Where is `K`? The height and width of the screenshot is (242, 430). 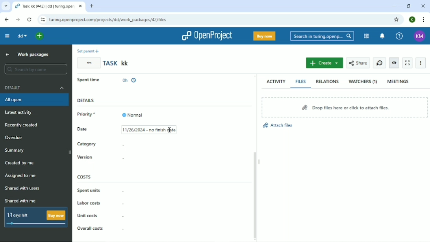 K is located at coordinates (413, 19).